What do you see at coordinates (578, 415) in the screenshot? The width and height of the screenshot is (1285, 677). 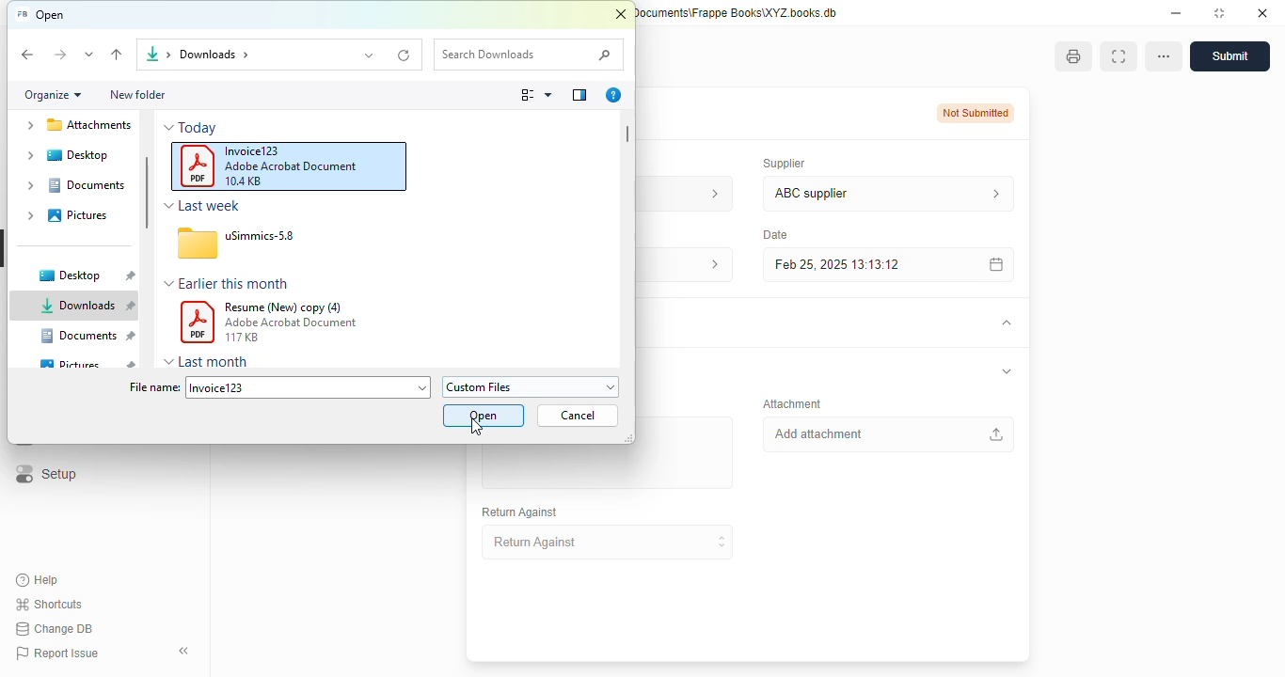 I see `cancel` at bounding box center [578, 415].